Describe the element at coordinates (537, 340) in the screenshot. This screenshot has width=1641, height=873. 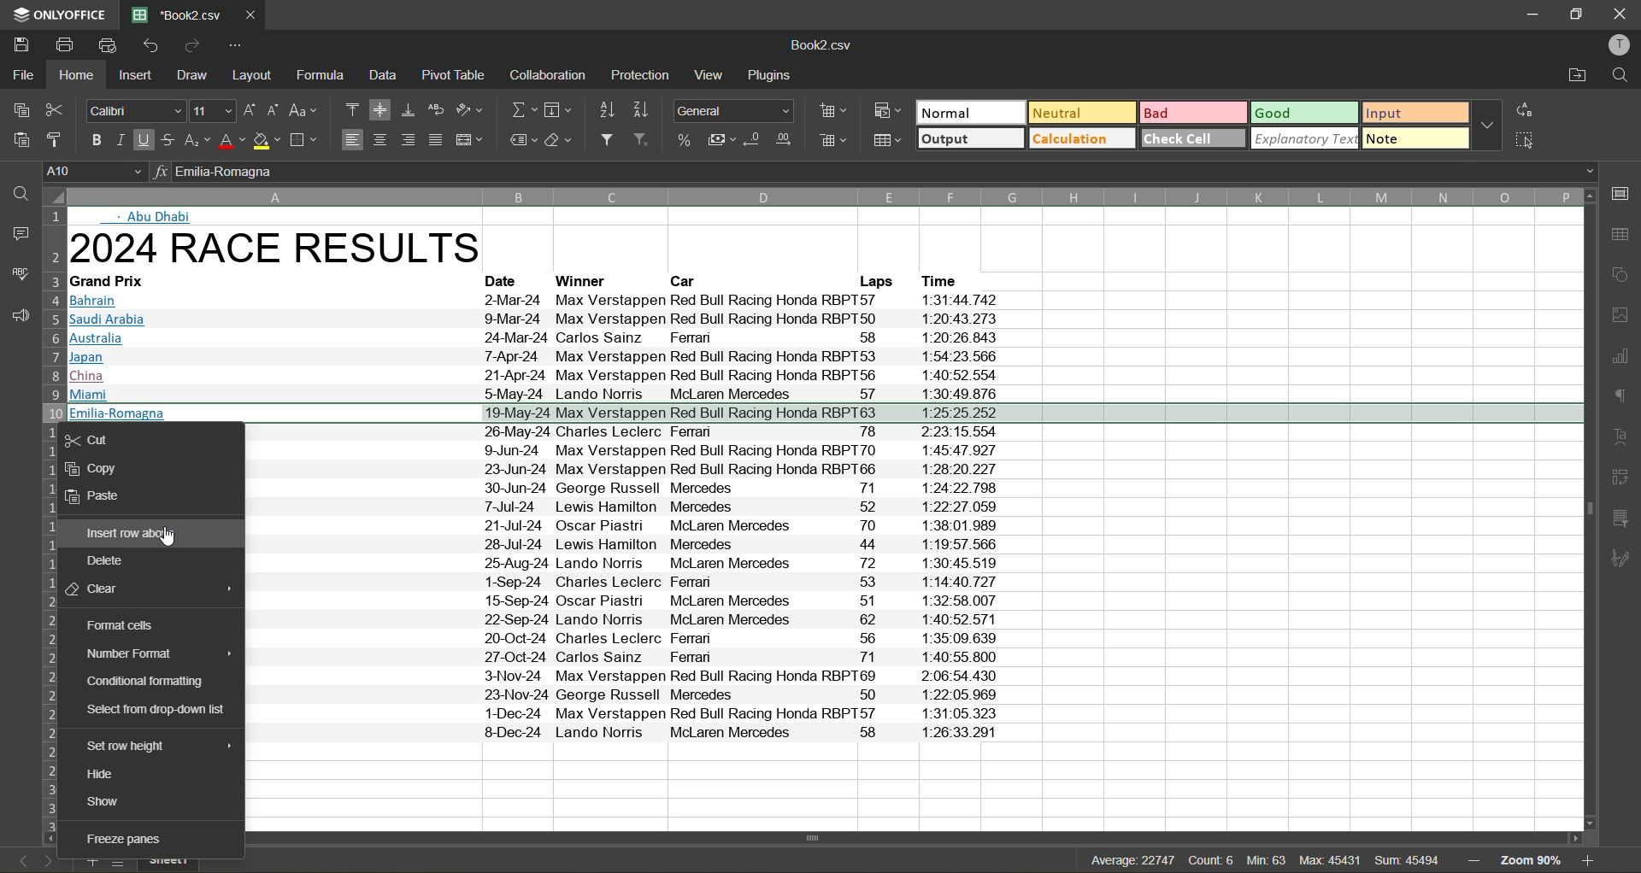
I see `Australia 24-Mar-24 Carlos Sainz ~~ Feman 58 1:20:26.843` at that location.